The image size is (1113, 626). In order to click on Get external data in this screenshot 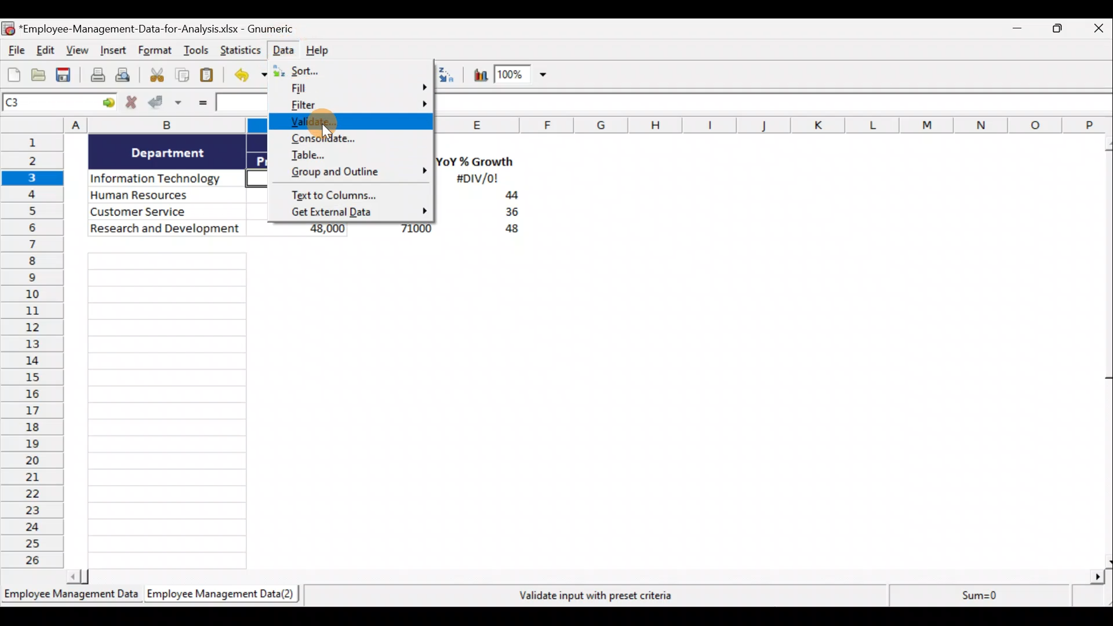, I will do `click(352, 212)`.